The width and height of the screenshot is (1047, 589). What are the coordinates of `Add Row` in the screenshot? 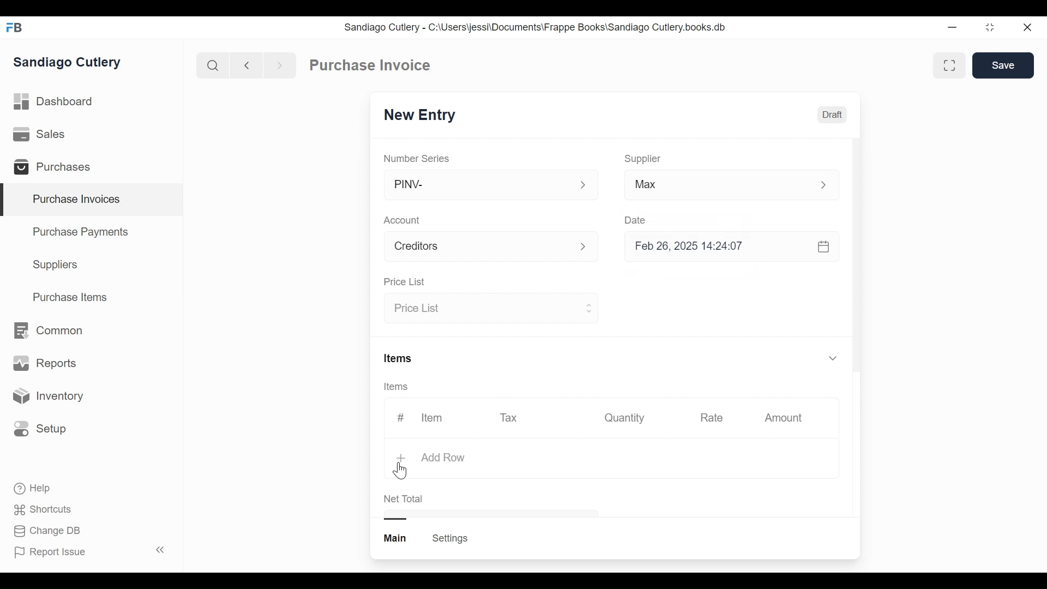 It's located at (443, 457).